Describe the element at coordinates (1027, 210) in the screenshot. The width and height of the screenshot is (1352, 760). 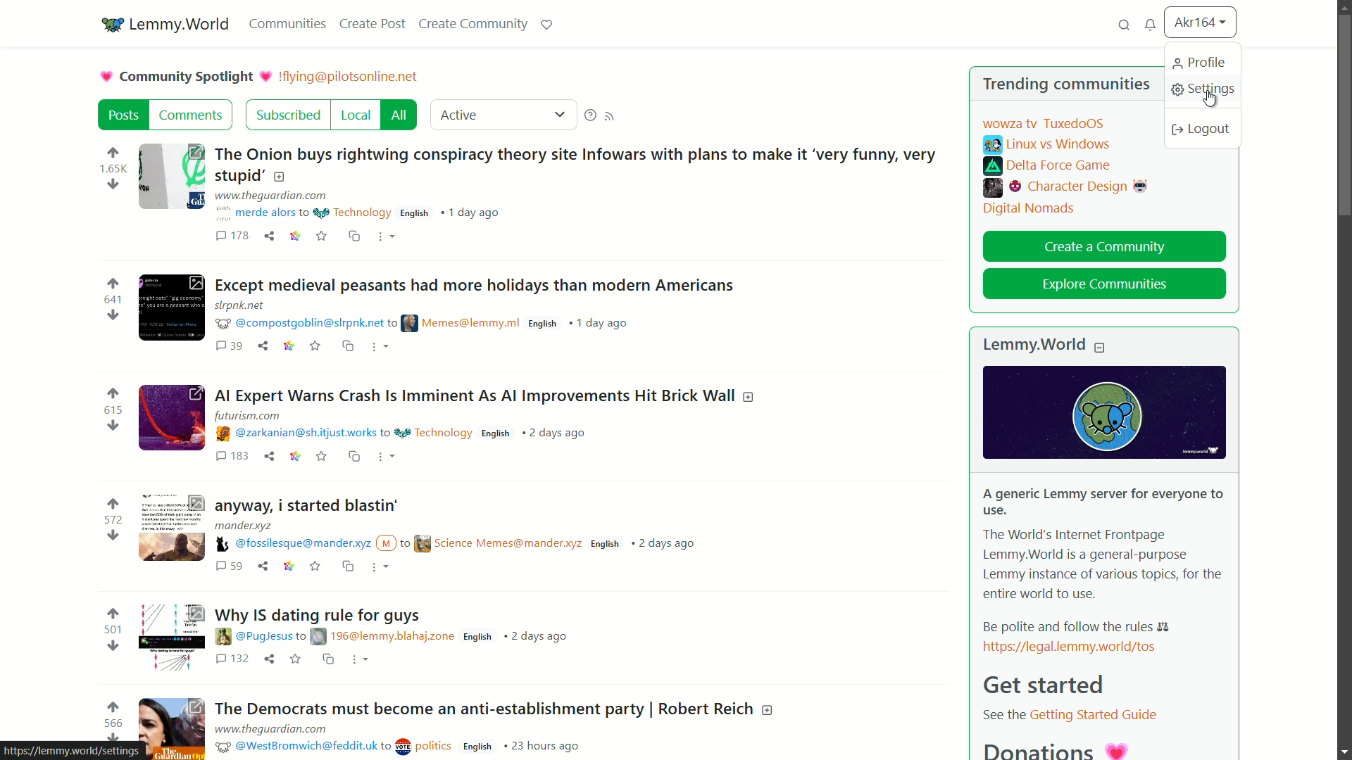
I see `digital nomads` at that location.